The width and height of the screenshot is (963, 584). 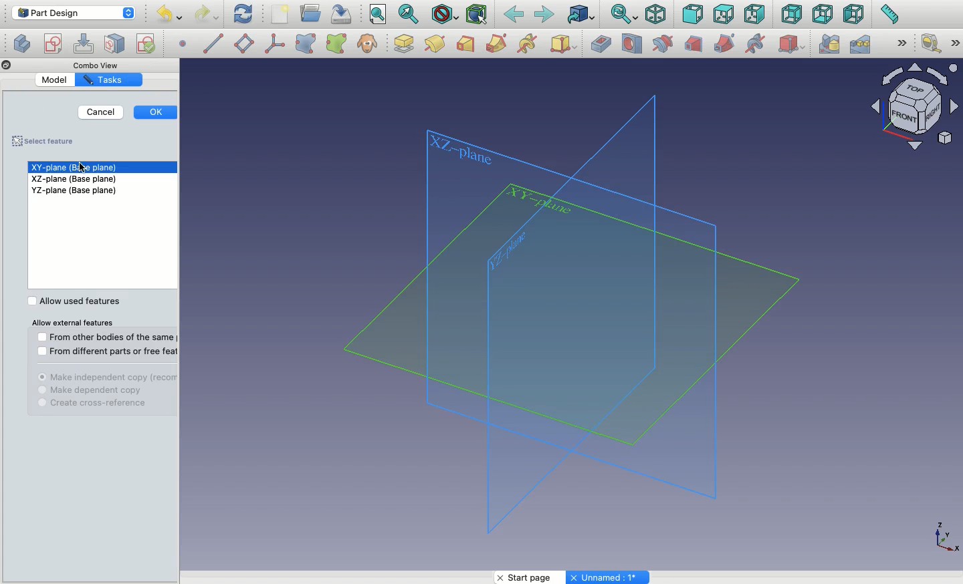 What do you see at coordinates (725, 43) in the screenshot?
I see `Subtractive pipe` at bounding box center [725, 43].